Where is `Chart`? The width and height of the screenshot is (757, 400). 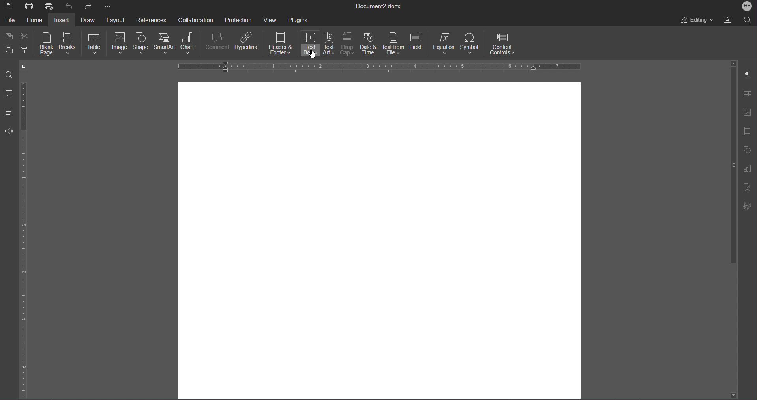
Chart is located at coordinates (190, 45).